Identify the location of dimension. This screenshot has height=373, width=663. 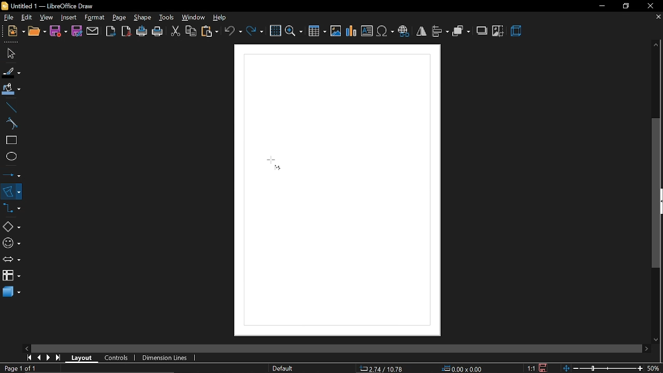
(166, 356).